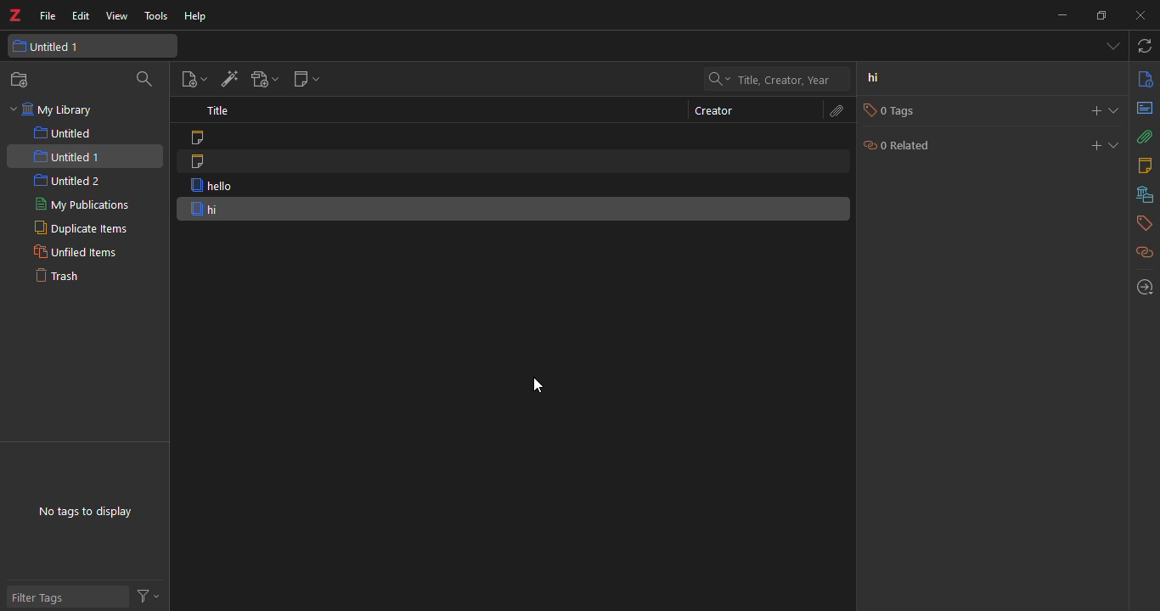 Image resolution: width=1160 pixels, height=611 pixels. Describe the element at coordinates (145, 81) in the screenshot. I see `search` at that location.